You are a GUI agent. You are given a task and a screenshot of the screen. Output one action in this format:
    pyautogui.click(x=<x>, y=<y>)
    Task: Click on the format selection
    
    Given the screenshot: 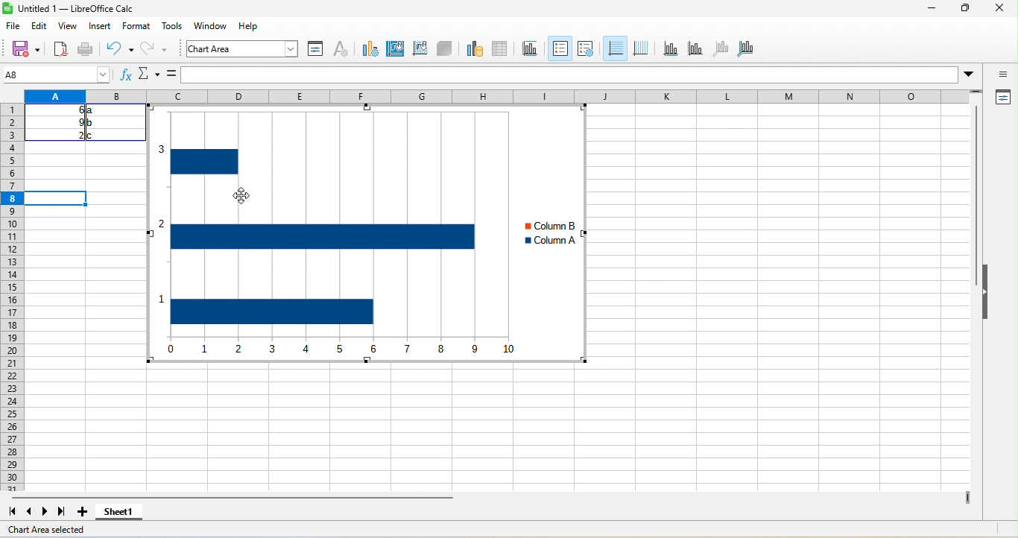 What is the action you would take?
    pyautogui.click(x=314, y=50)
    